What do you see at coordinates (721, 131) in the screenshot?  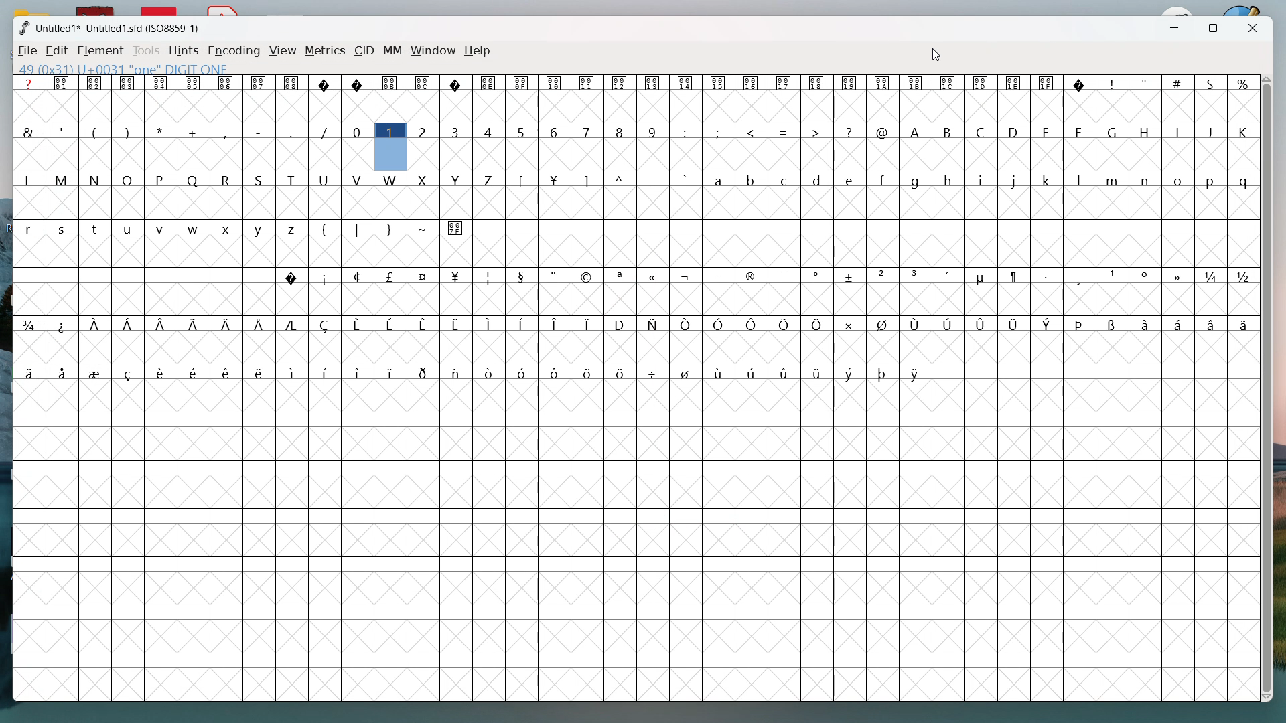 I see `;` at bounding box center [721, 131].